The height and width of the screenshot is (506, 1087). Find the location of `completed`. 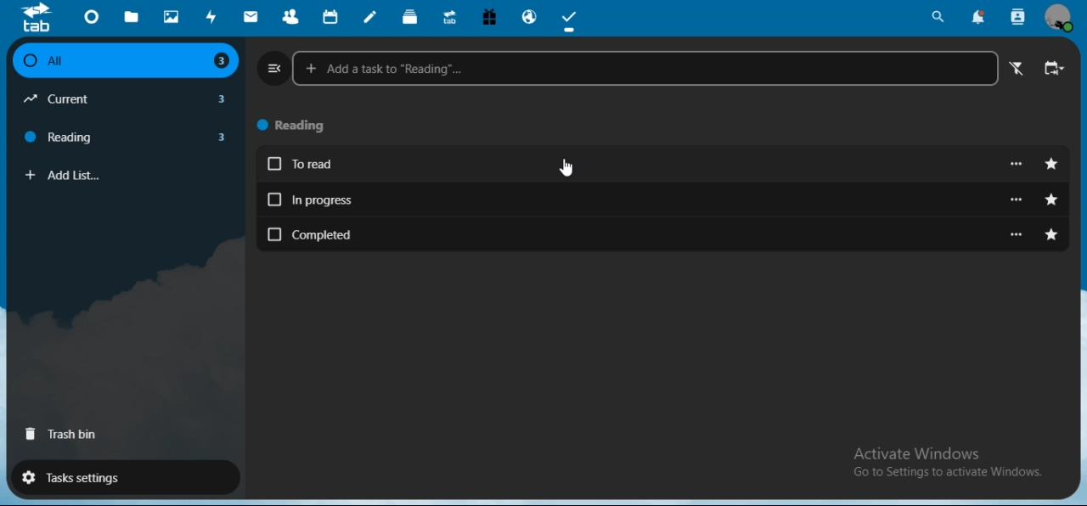

completed is located at coordinates (637, 233).